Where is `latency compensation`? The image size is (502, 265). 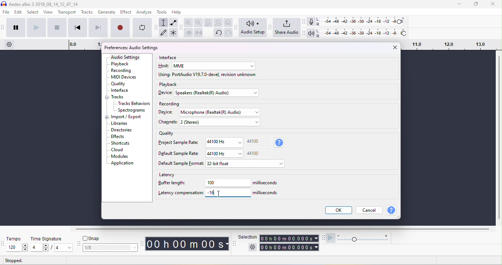 latency compensation is located at coordinates (180, 193).